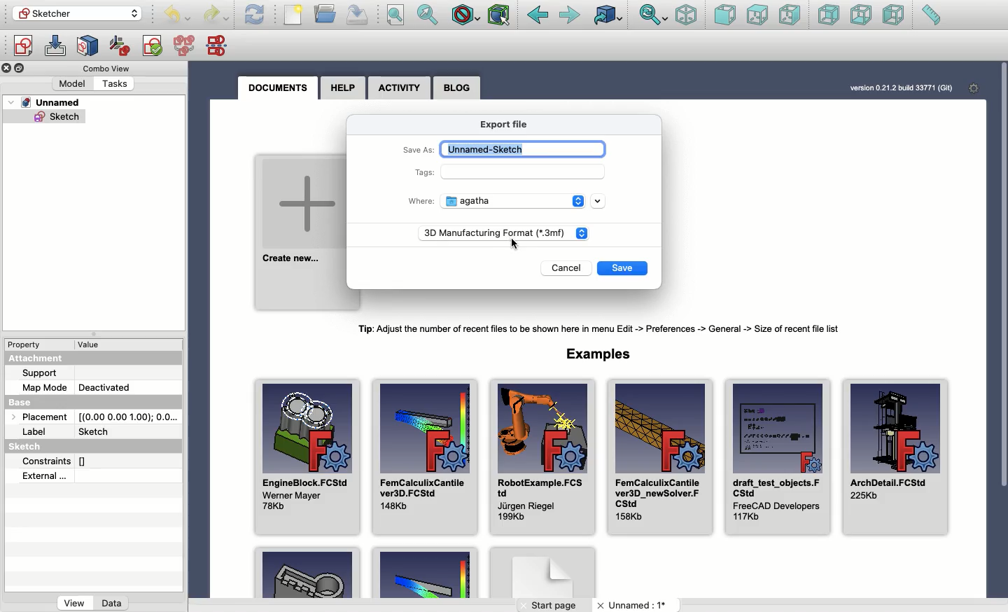 The height and width of the screenshot is (612, 1008). I want to click on version 0.21.2 bud 33771 (Git), so click(897, 87).